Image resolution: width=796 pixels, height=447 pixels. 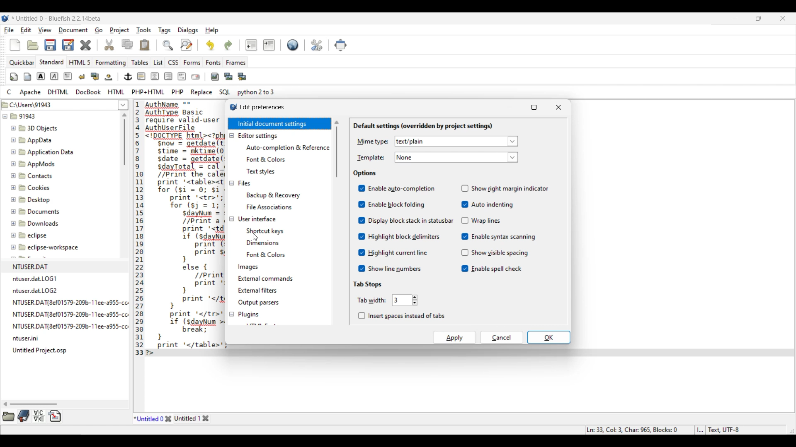 I want to click on Project name, software name and version , so click(x=56, y=19).